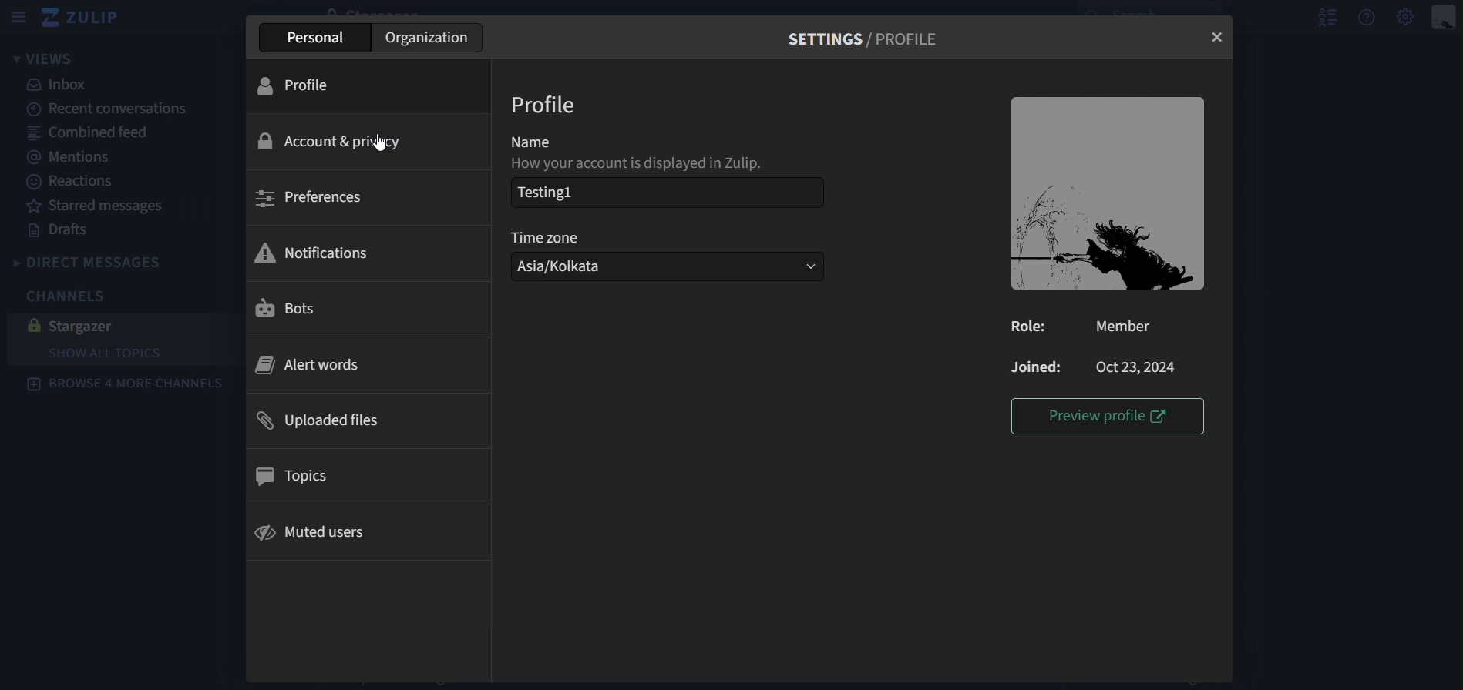 The image size is (1463, 690). Describe the element at coordinates (112, 109) in the screenshot. I see `recent canversations` at that location.